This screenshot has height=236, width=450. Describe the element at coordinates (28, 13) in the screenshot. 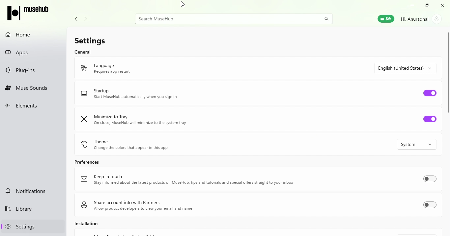

I see `MuseHub icon` at that location.